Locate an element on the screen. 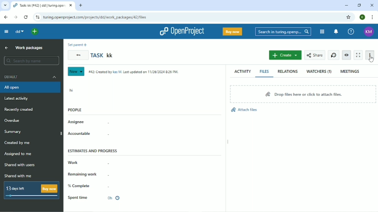  Restore down is located at coordinates (359, 5).